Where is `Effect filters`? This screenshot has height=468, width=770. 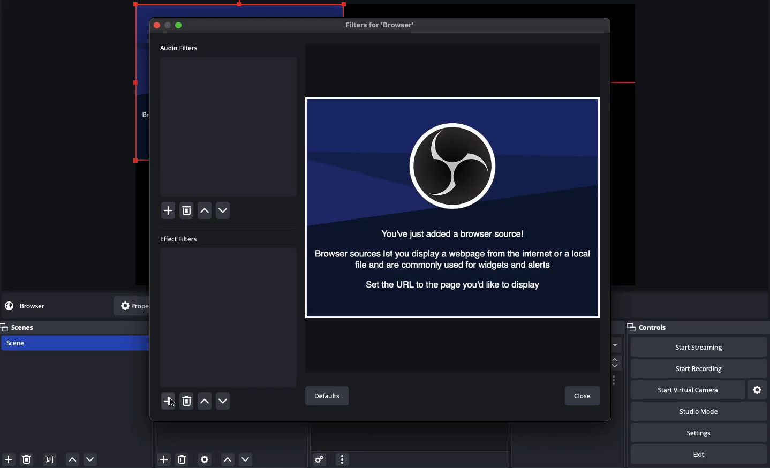
Effect filters is located at coordinates (180, 238).